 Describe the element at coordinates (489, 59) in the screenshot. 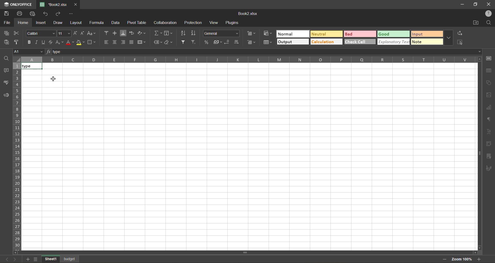

I see `call settings` at that location.